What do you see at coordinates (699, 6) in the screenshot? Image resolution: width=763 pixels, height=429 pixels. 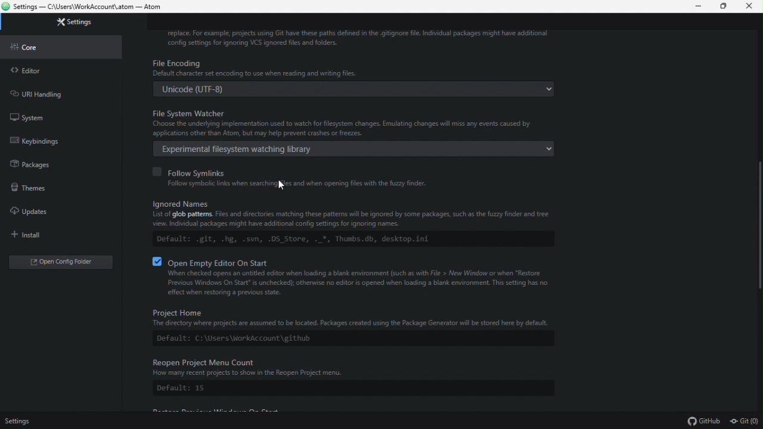 I see `Minimize` at bounding box center [699, 6].